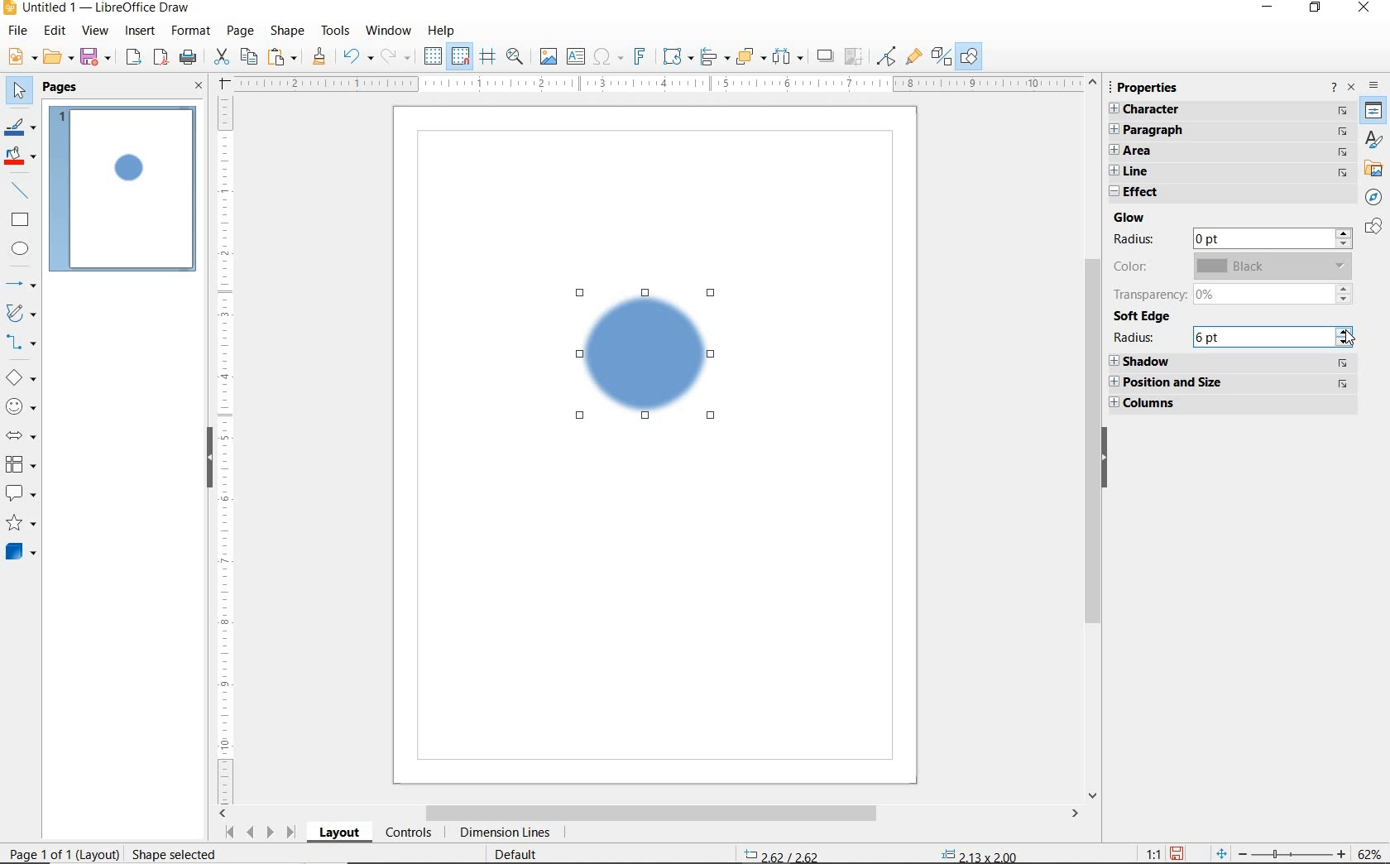  Describe the element at coordinates (1344, 111) in the screenshot. I see `navigate` at that location.